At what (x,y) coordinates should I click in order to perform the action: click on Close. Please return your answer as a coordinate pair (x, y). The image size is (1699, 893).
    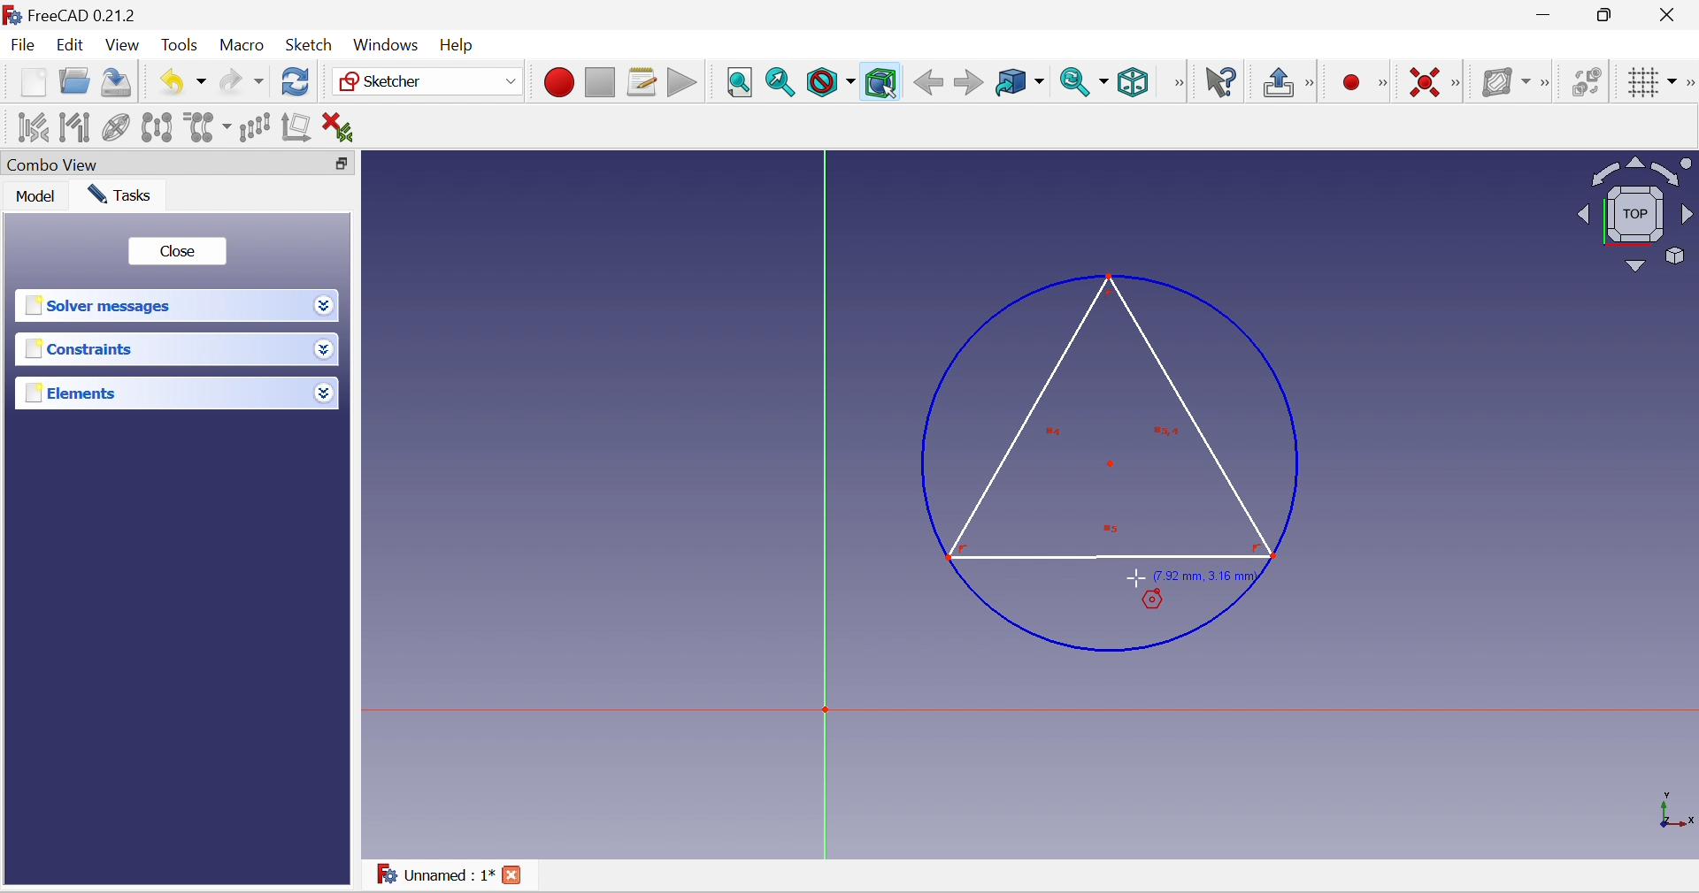
    Looking at the image, I should click on (180, 251).